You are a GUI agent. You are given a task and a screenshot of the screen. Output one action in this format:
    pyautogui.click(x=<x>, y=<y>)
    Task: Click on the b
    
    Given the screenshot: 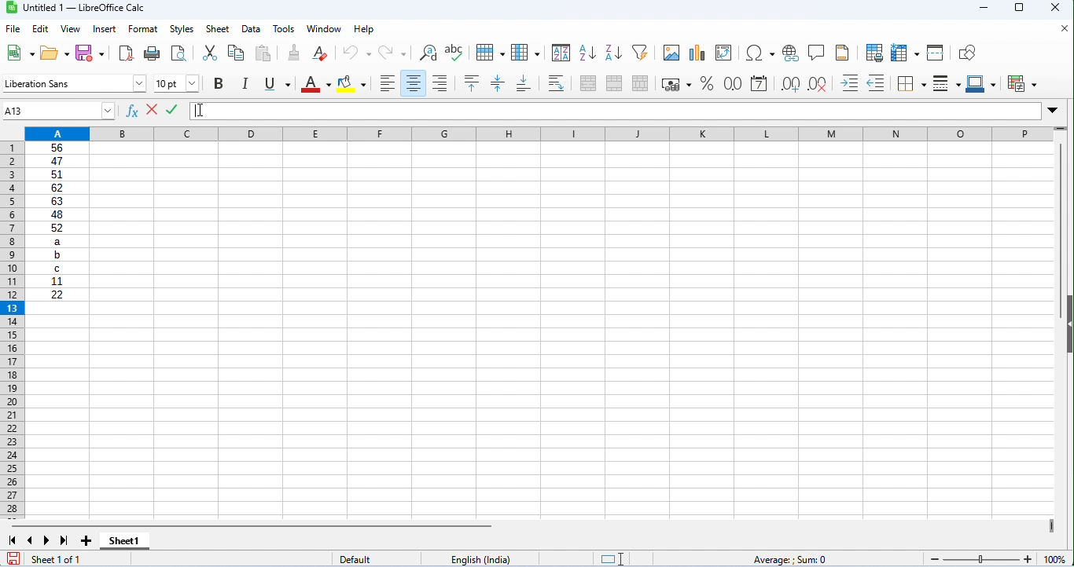 What is the action you would take?
    pyautogui.click(x=57, y=255)
    